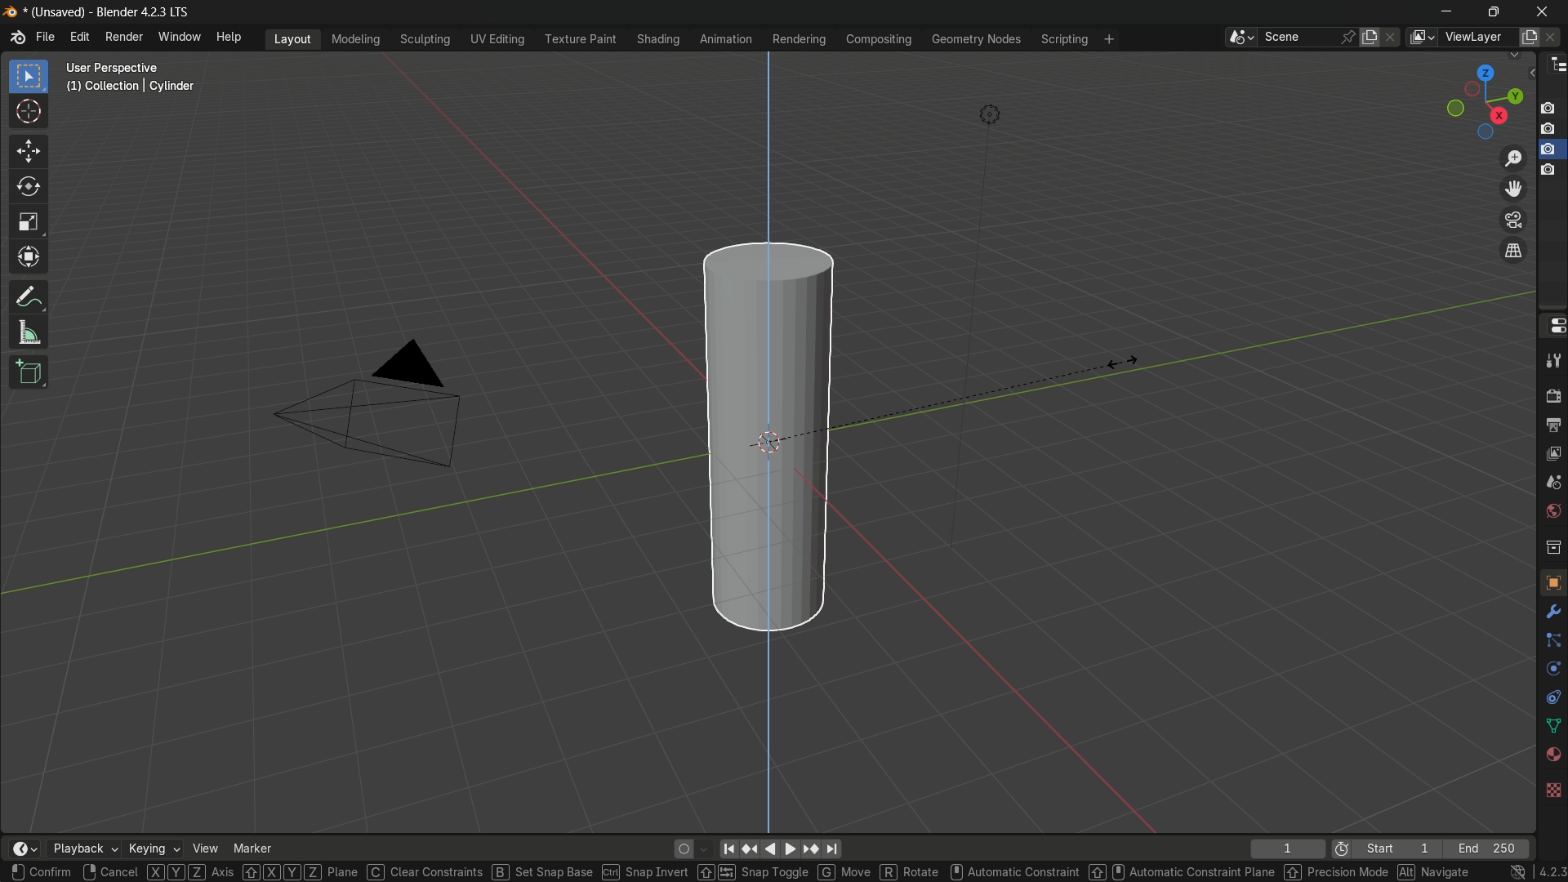 This screenshot has width=1568, height=882. What do you see at coordinates (425, 872) in the screenshot?
I see `press C for clear Constraints` at bounding box center [425, 872].